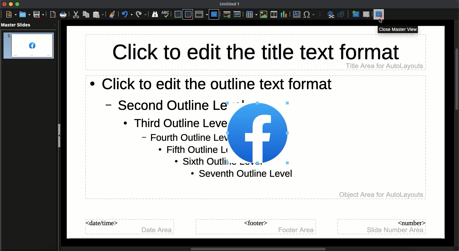 Image resolution: width=459 pixels, height=251 pixels. I want to click on Finder, so click(155, 14).